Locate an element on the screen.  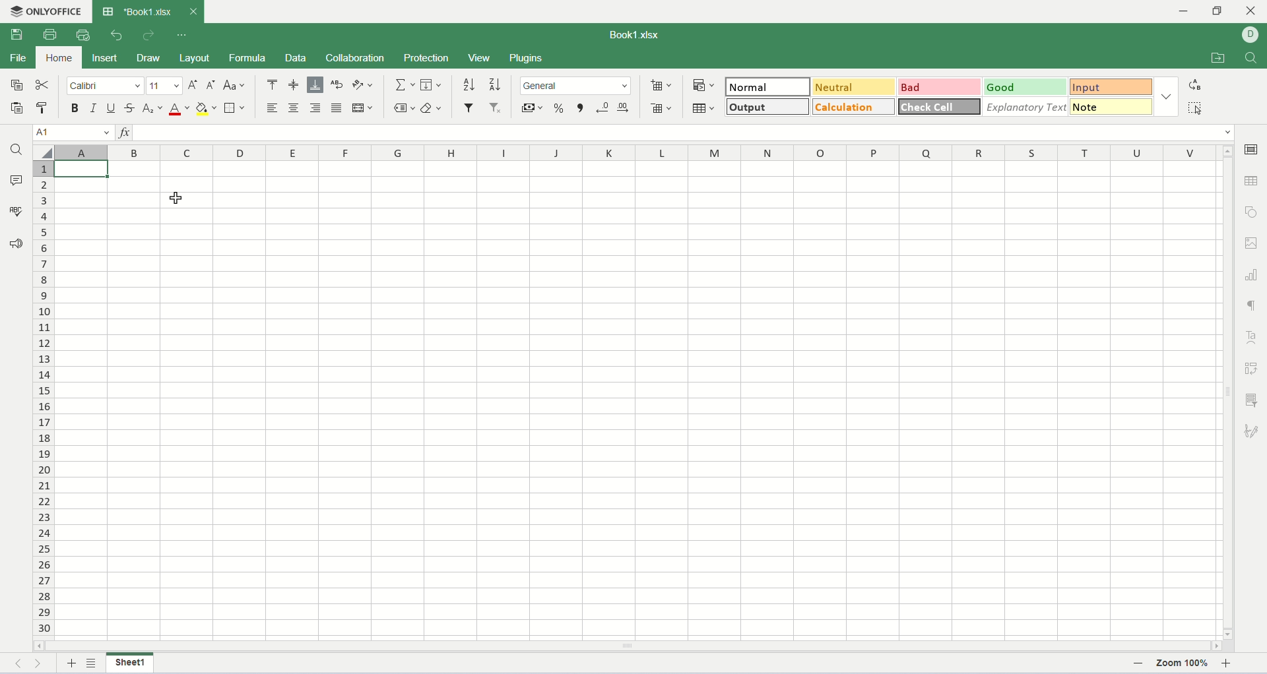
horizontal scroll bar is located at coordinates (631, 646).